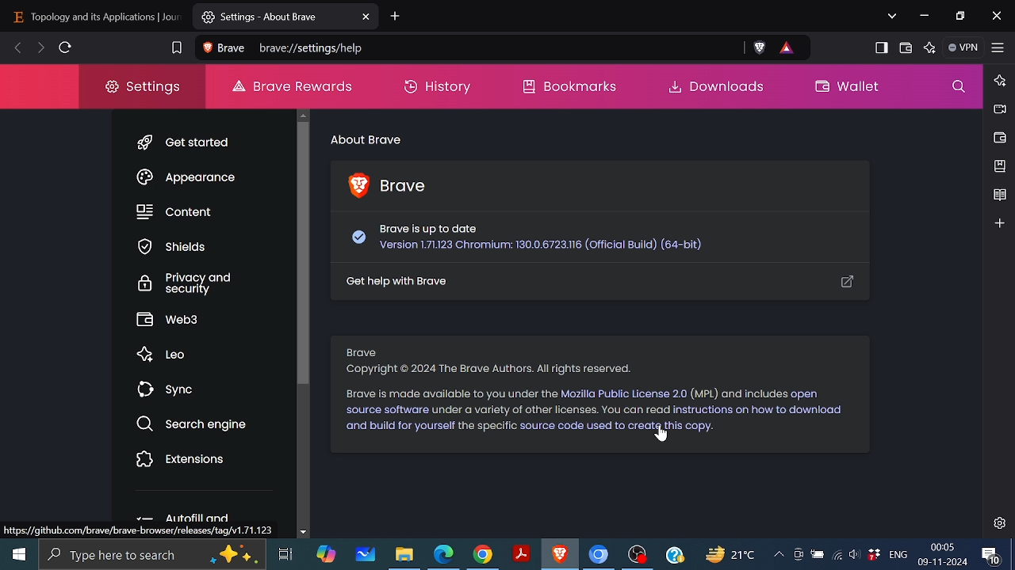 This screenshot has width=1015, height=570. What do you see at coordinates (958, 89) in the screenshot?
I see `search` at bounding box center [958, 89].